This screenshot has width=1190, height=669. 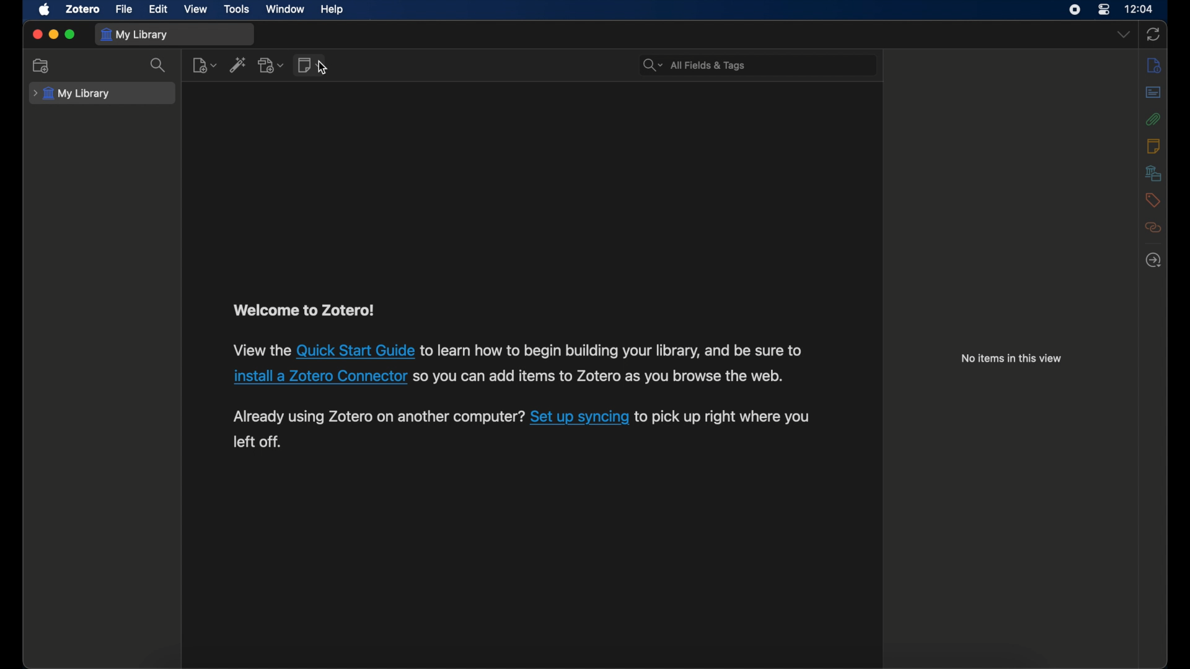 What do you see at coordinates (1139, 9) in the screenshot?
I see `time` at bounding box center [1139, 9].